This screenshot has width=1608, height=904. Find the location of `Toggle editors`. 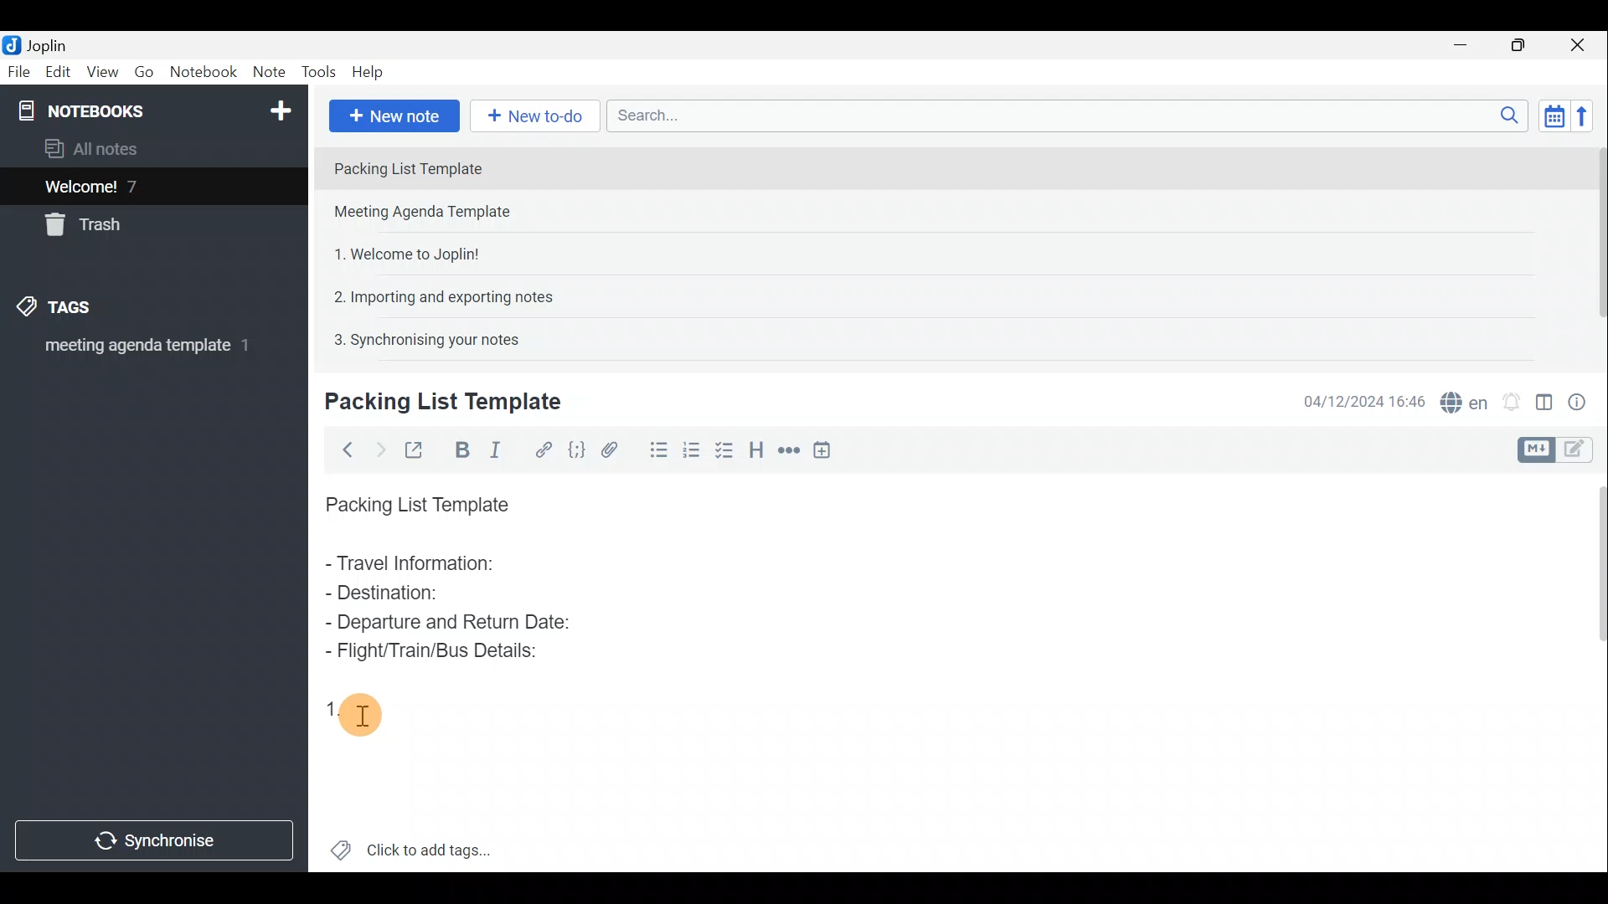

Toggle editors is located at coordinates (1583, 451).